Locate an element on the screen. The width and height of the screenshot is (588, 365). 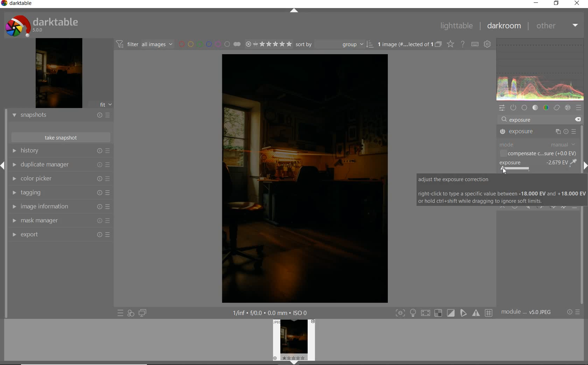
adjust the exposure correction
right-click to type a specific value between -18.000 EV and +18.000 EV
or hold ctrl+shift while dragging to ignore soft limits. is located at coordinates (502, 190).